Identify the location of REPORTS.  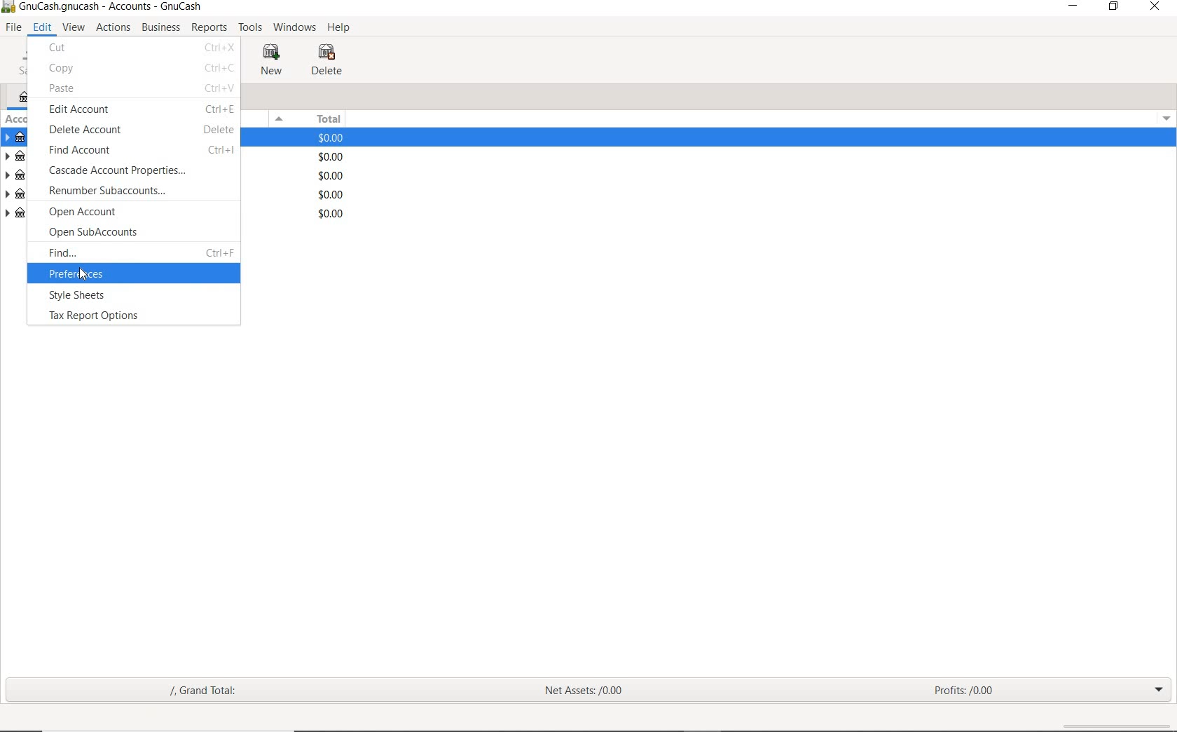
(209, 28).